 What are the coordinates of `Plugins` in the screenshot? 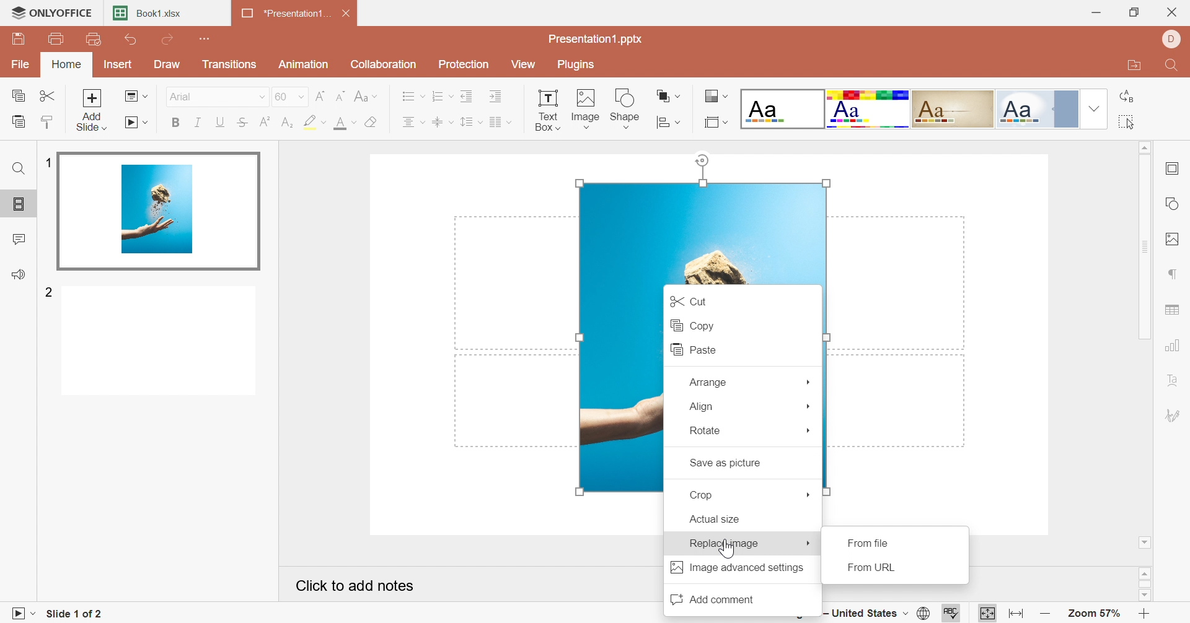 It's located at (578, 65).